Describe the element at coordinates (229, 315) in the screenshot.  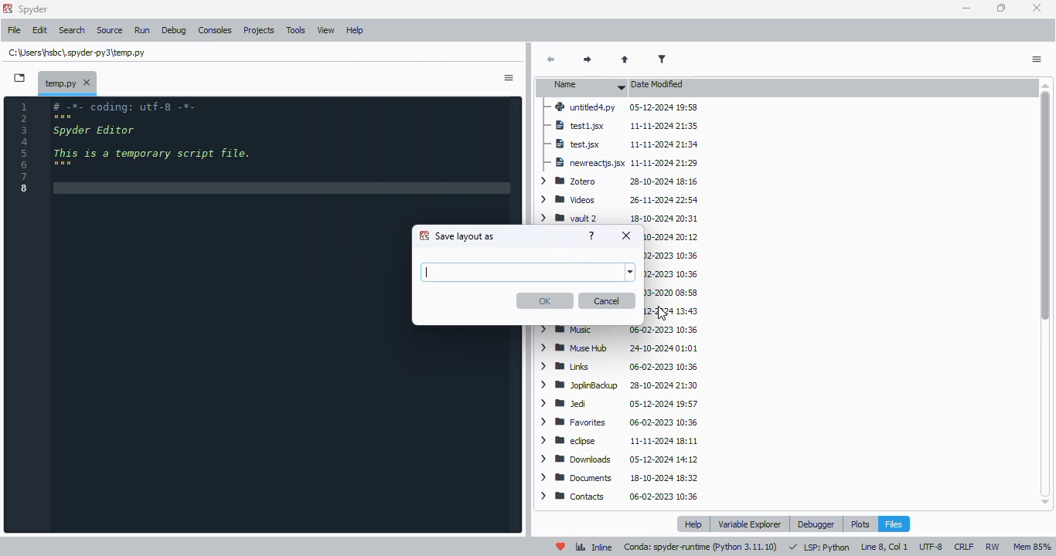
I see `editor` at that location.